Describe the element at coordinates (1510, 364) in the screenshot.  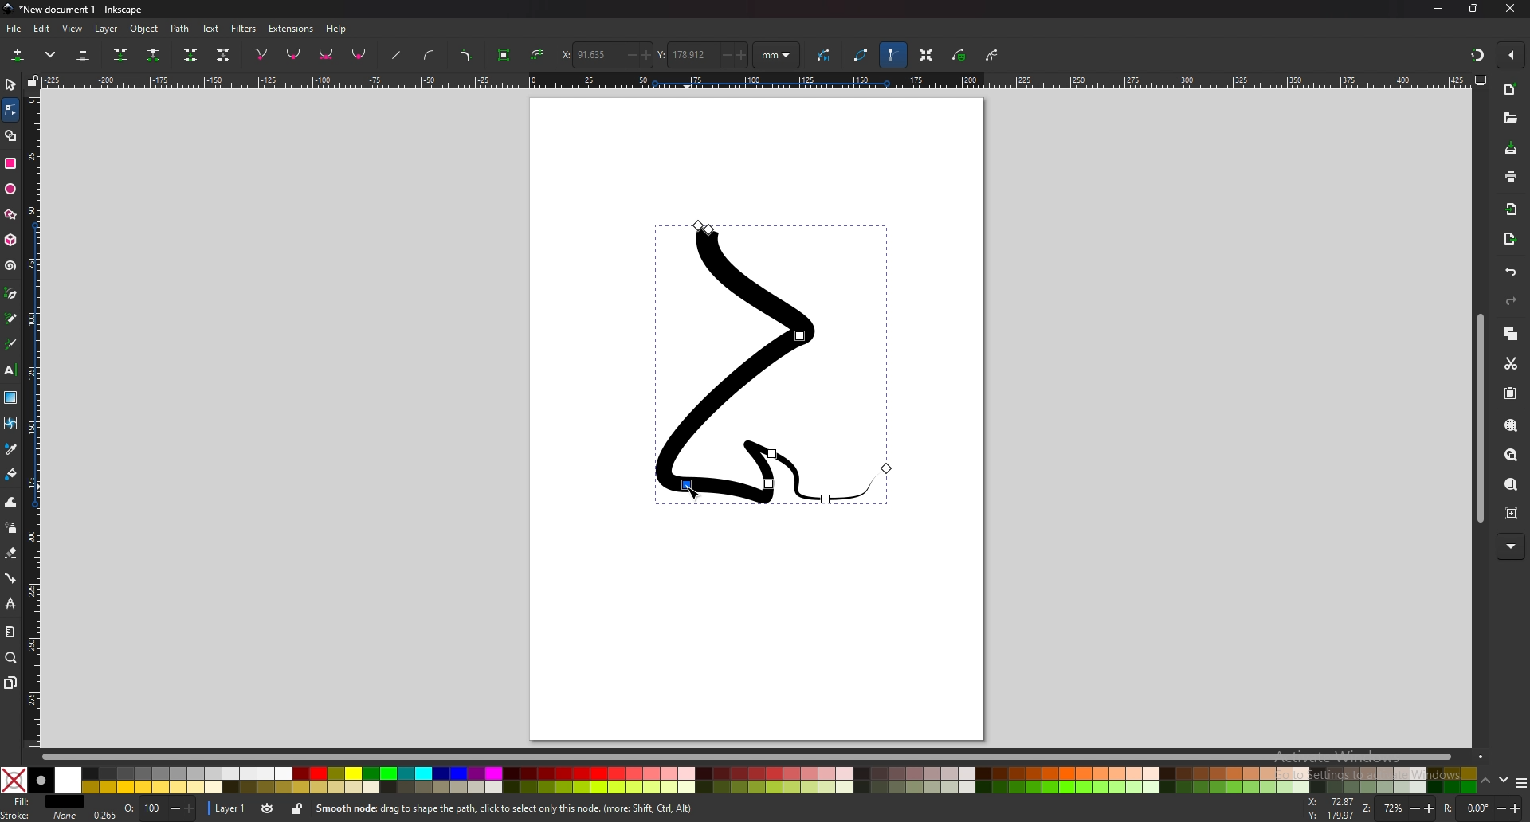
I see `cut` at that location.